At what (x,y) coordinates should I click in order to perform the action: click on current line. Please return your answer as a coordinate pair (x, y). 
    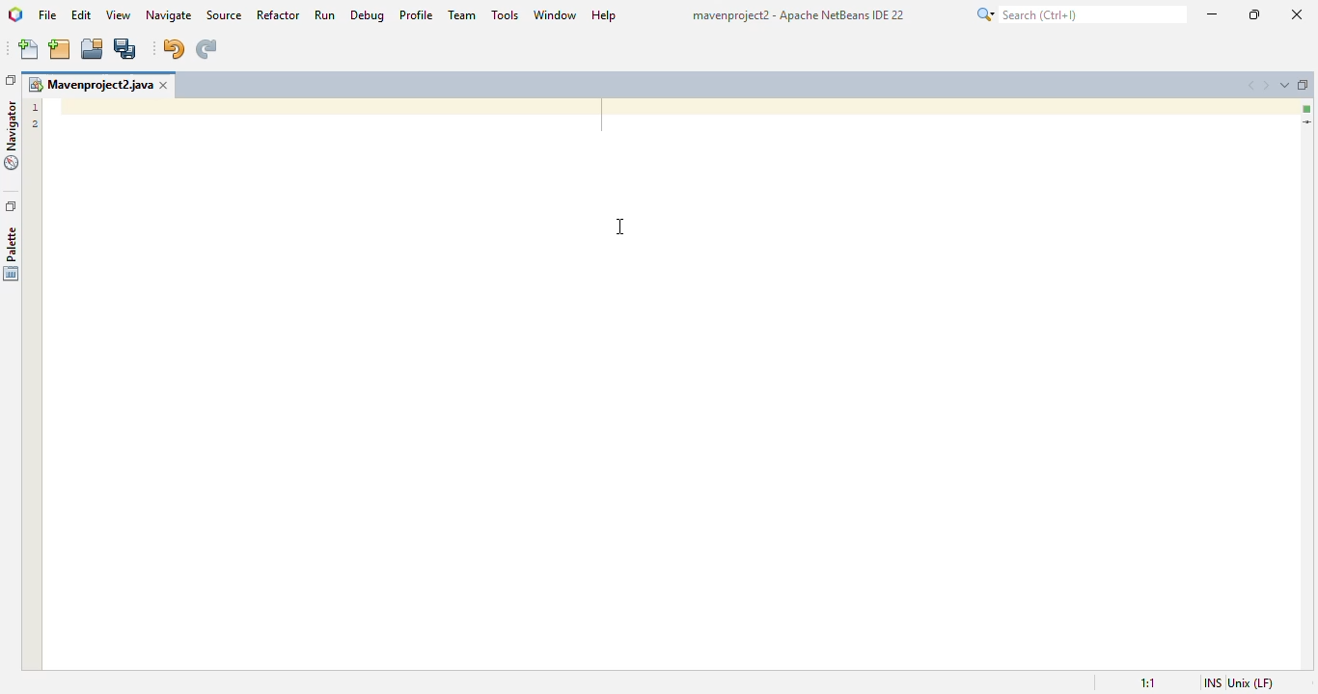
    Looking at the image, I should click on (1307, 123).